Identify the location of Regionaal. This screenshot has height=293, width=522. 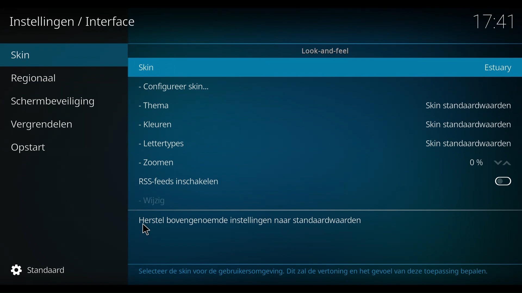
(65, 78).